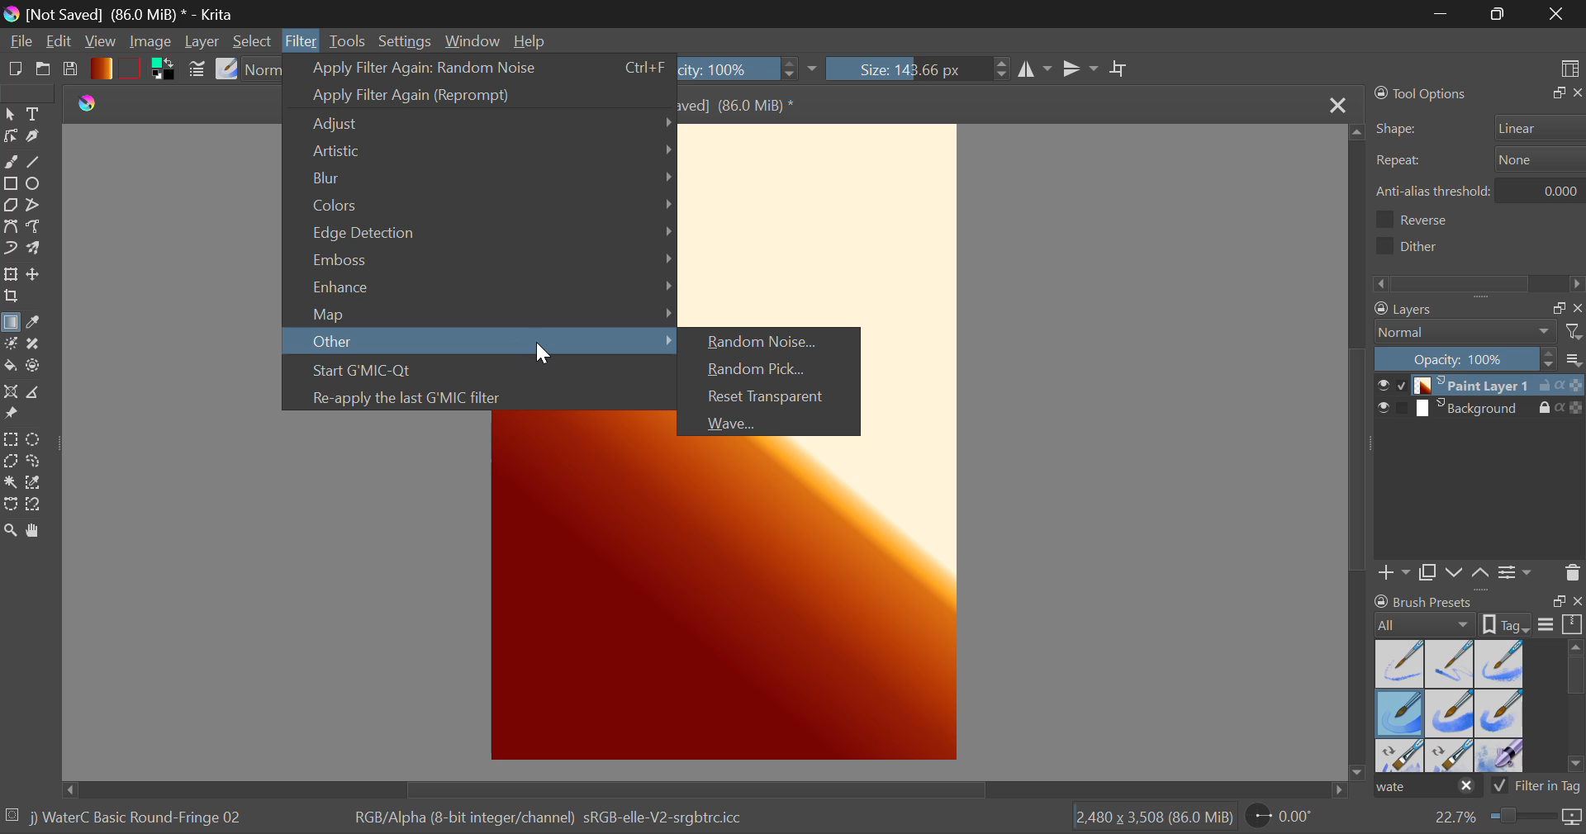 The width and height of the screenshot is (1586, 834). Describe the element at coordinates (351, 41) in the screenshot. I see `Tools` at that location.